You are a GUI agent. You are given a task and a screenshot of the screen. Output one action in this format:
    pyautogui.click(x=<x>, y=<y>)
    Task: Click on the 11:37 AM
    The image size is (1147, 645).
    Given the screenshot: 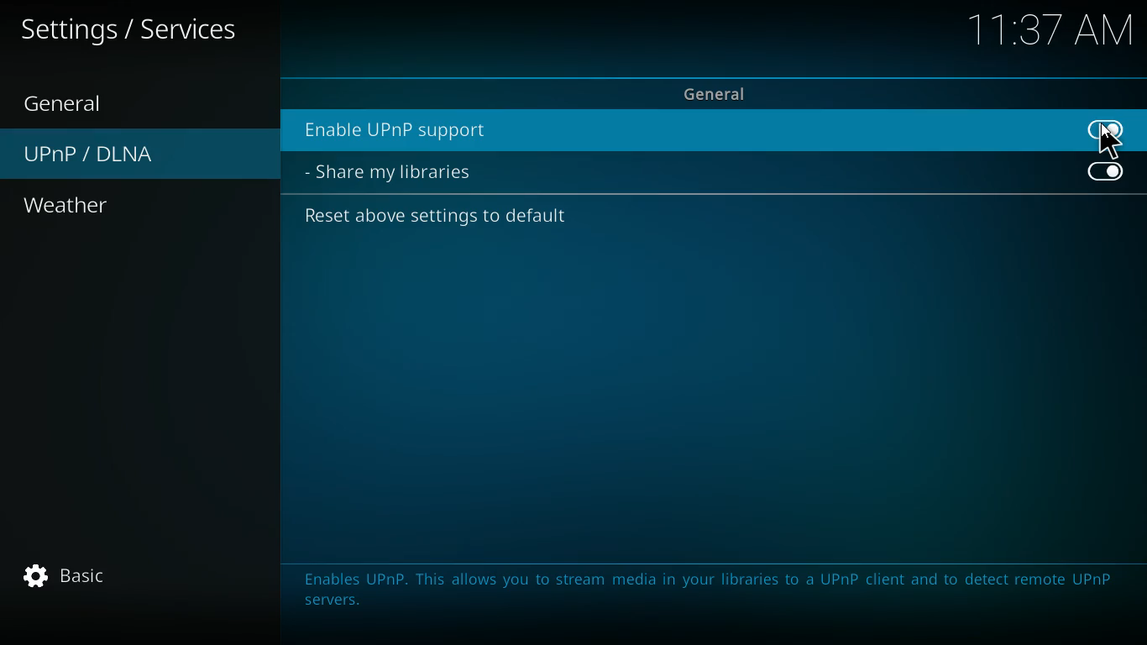 What is the action you would take?
    pyautogui.click(x=1053, y=32)
    